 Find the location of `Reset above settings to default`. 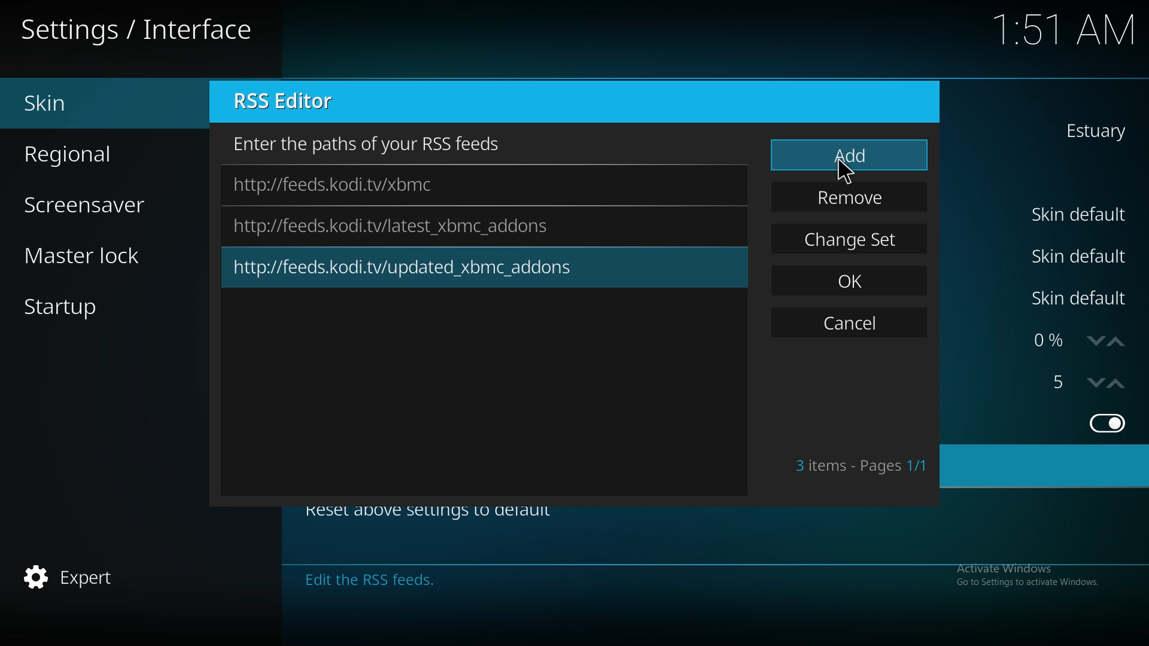

Reset above settings to default is located at coordinates (428, 518).